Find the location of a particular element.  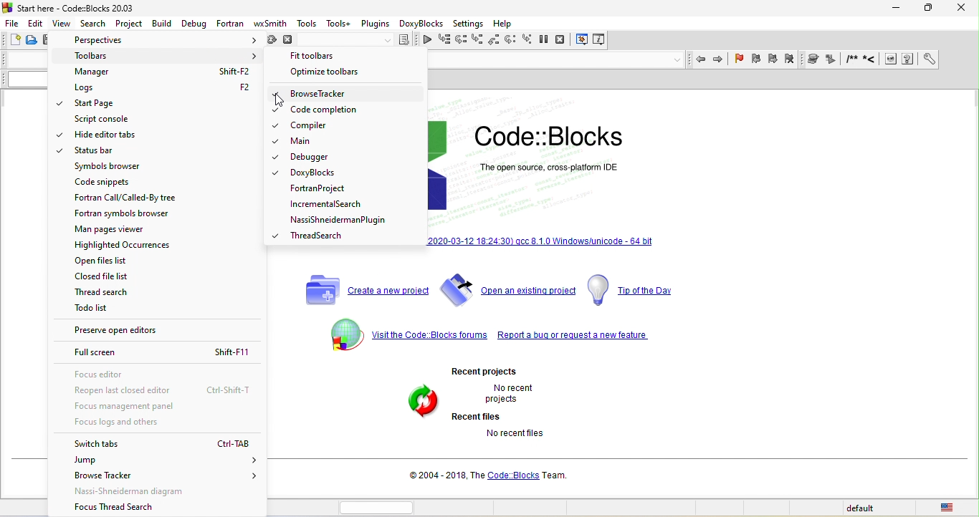

view is located at coordinates (62, 24).